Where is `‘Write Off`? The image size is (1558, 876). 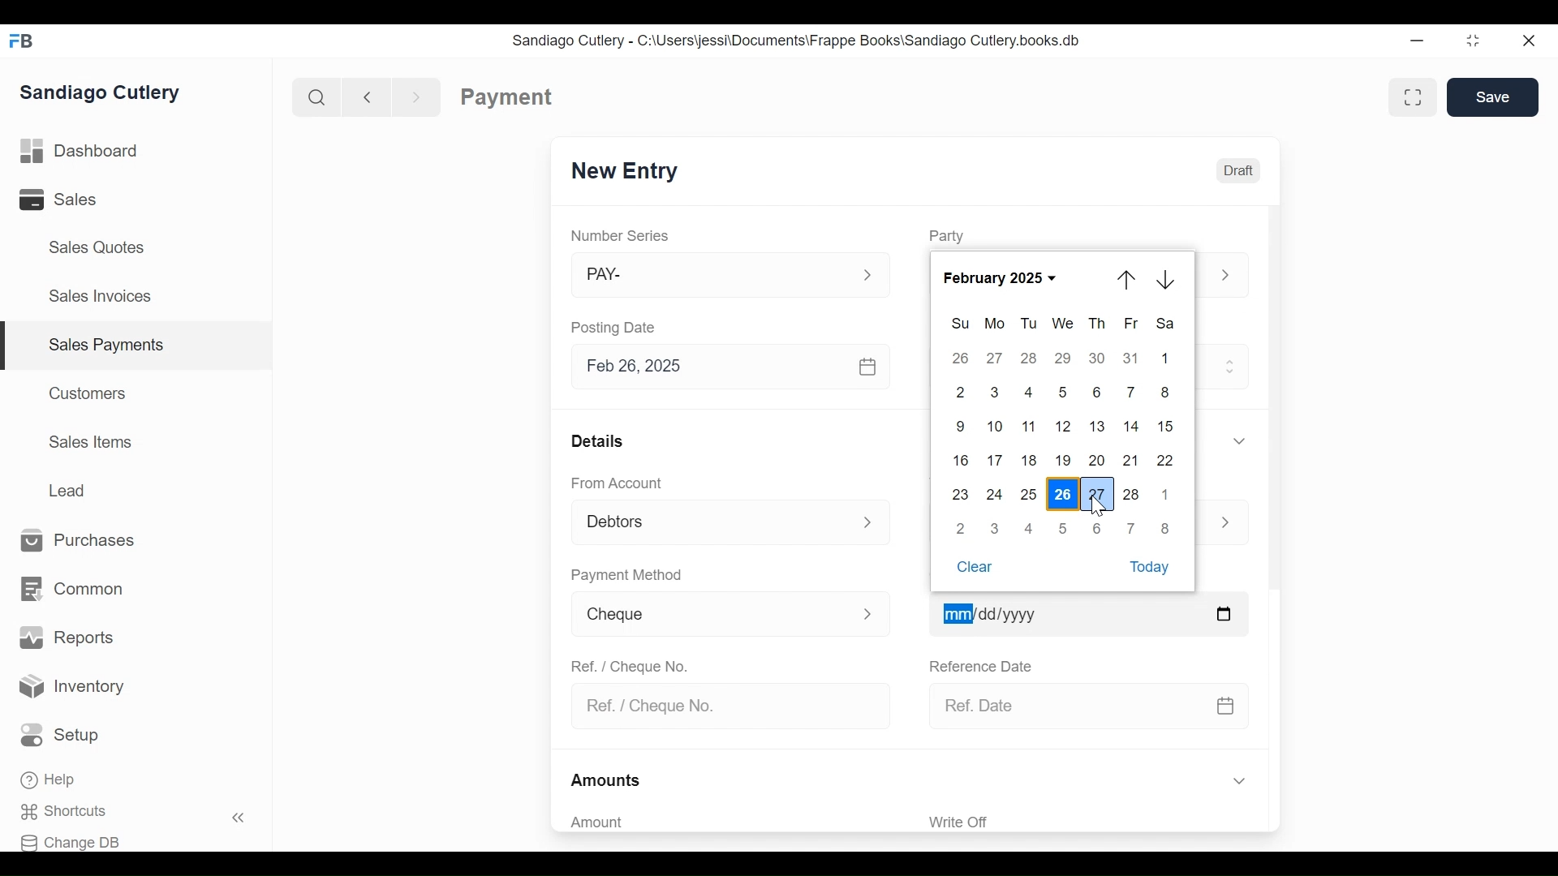 ‘Write Off is located at coordinates (1091, 822).